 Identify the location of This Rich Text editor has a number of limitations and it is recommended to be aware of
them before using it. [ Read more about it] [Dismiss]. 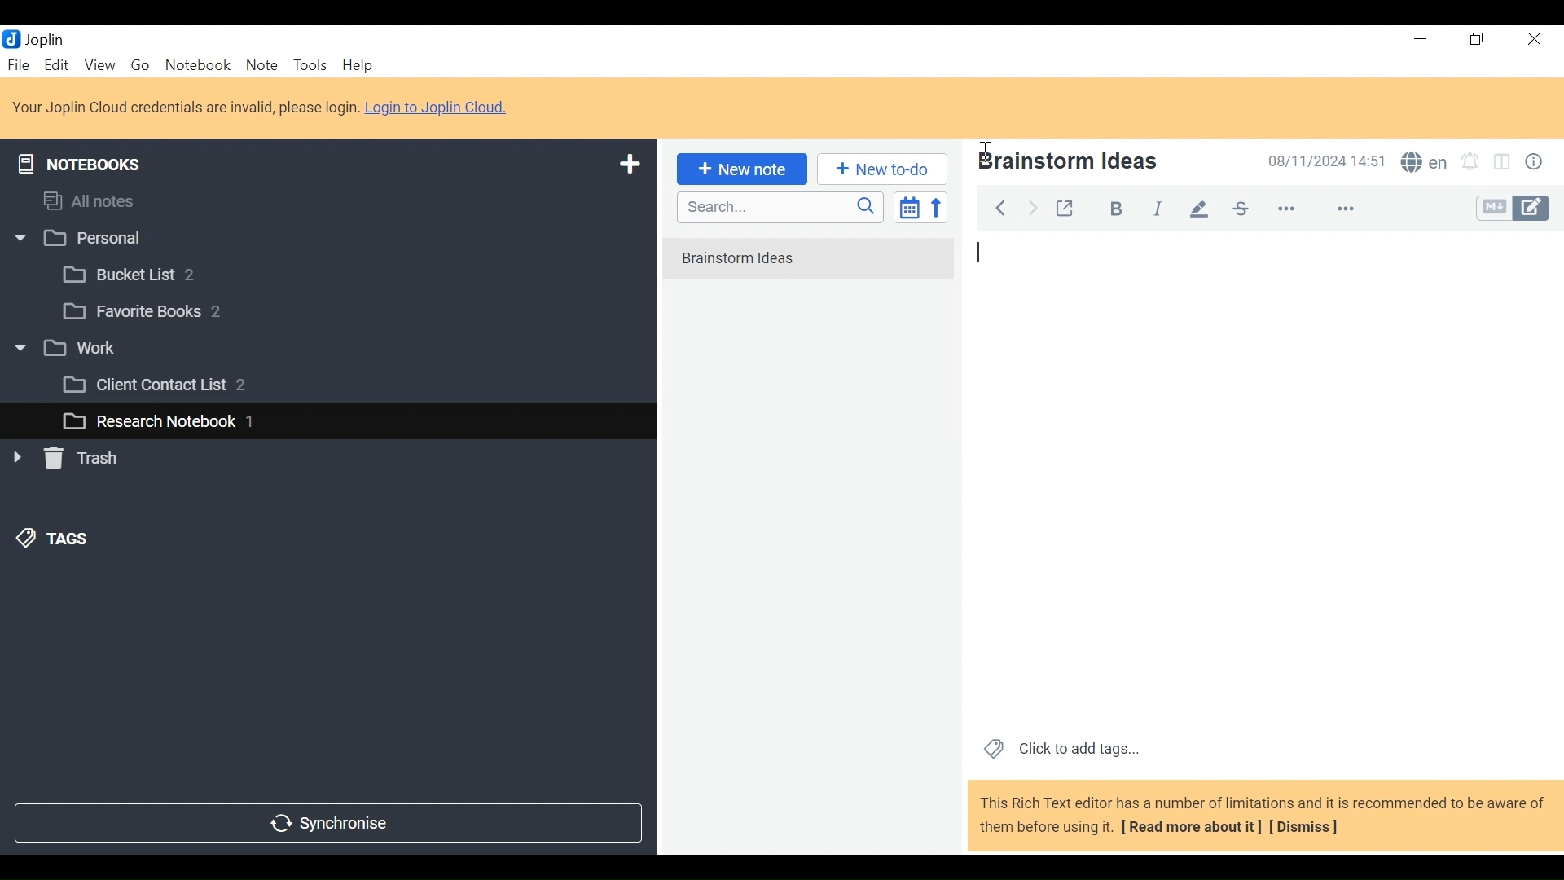
(1263, 815).